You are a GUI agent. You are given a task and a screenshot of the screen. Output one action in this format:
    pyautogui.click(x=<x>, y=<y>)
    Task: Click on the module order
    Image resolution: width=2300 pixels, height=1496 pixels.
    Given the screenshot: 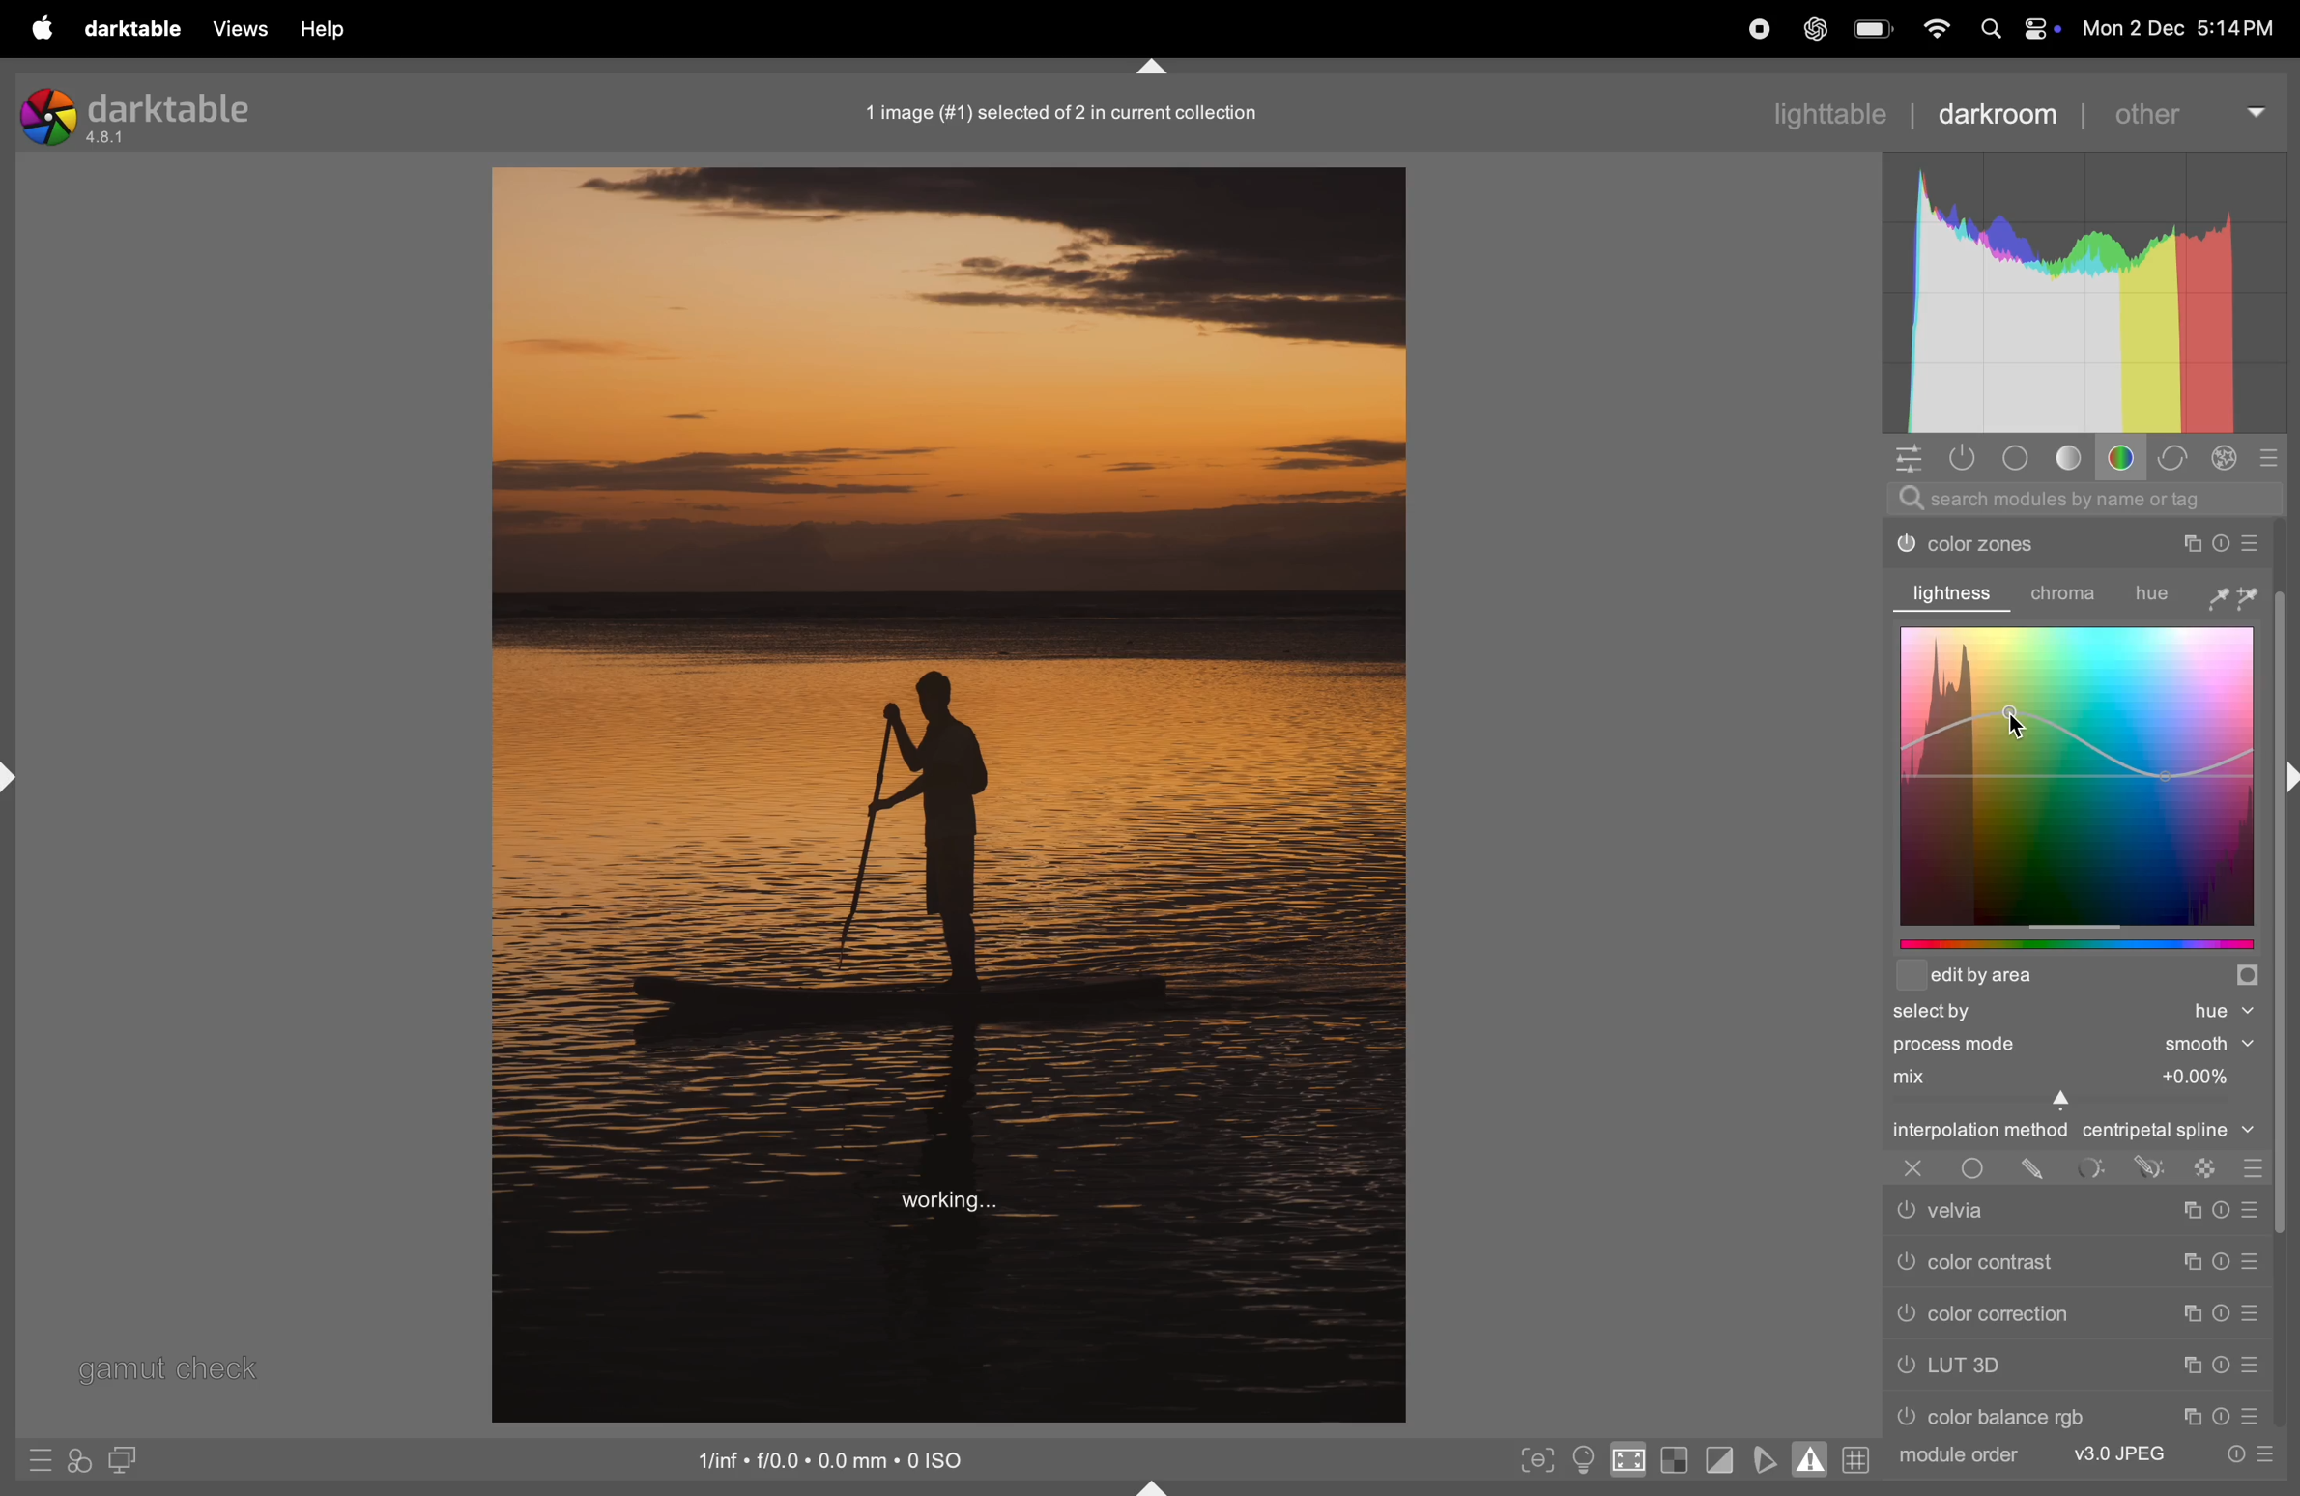 What is the action you would take?
    pyautogui.click(x=1960, y=1458)
    